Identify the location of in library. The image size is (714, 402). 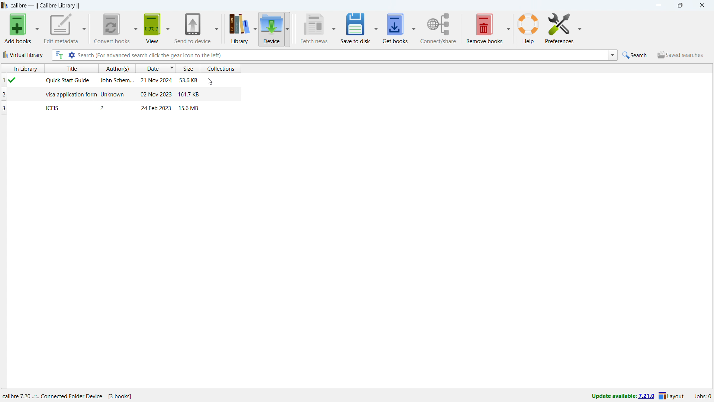
(23, 68).